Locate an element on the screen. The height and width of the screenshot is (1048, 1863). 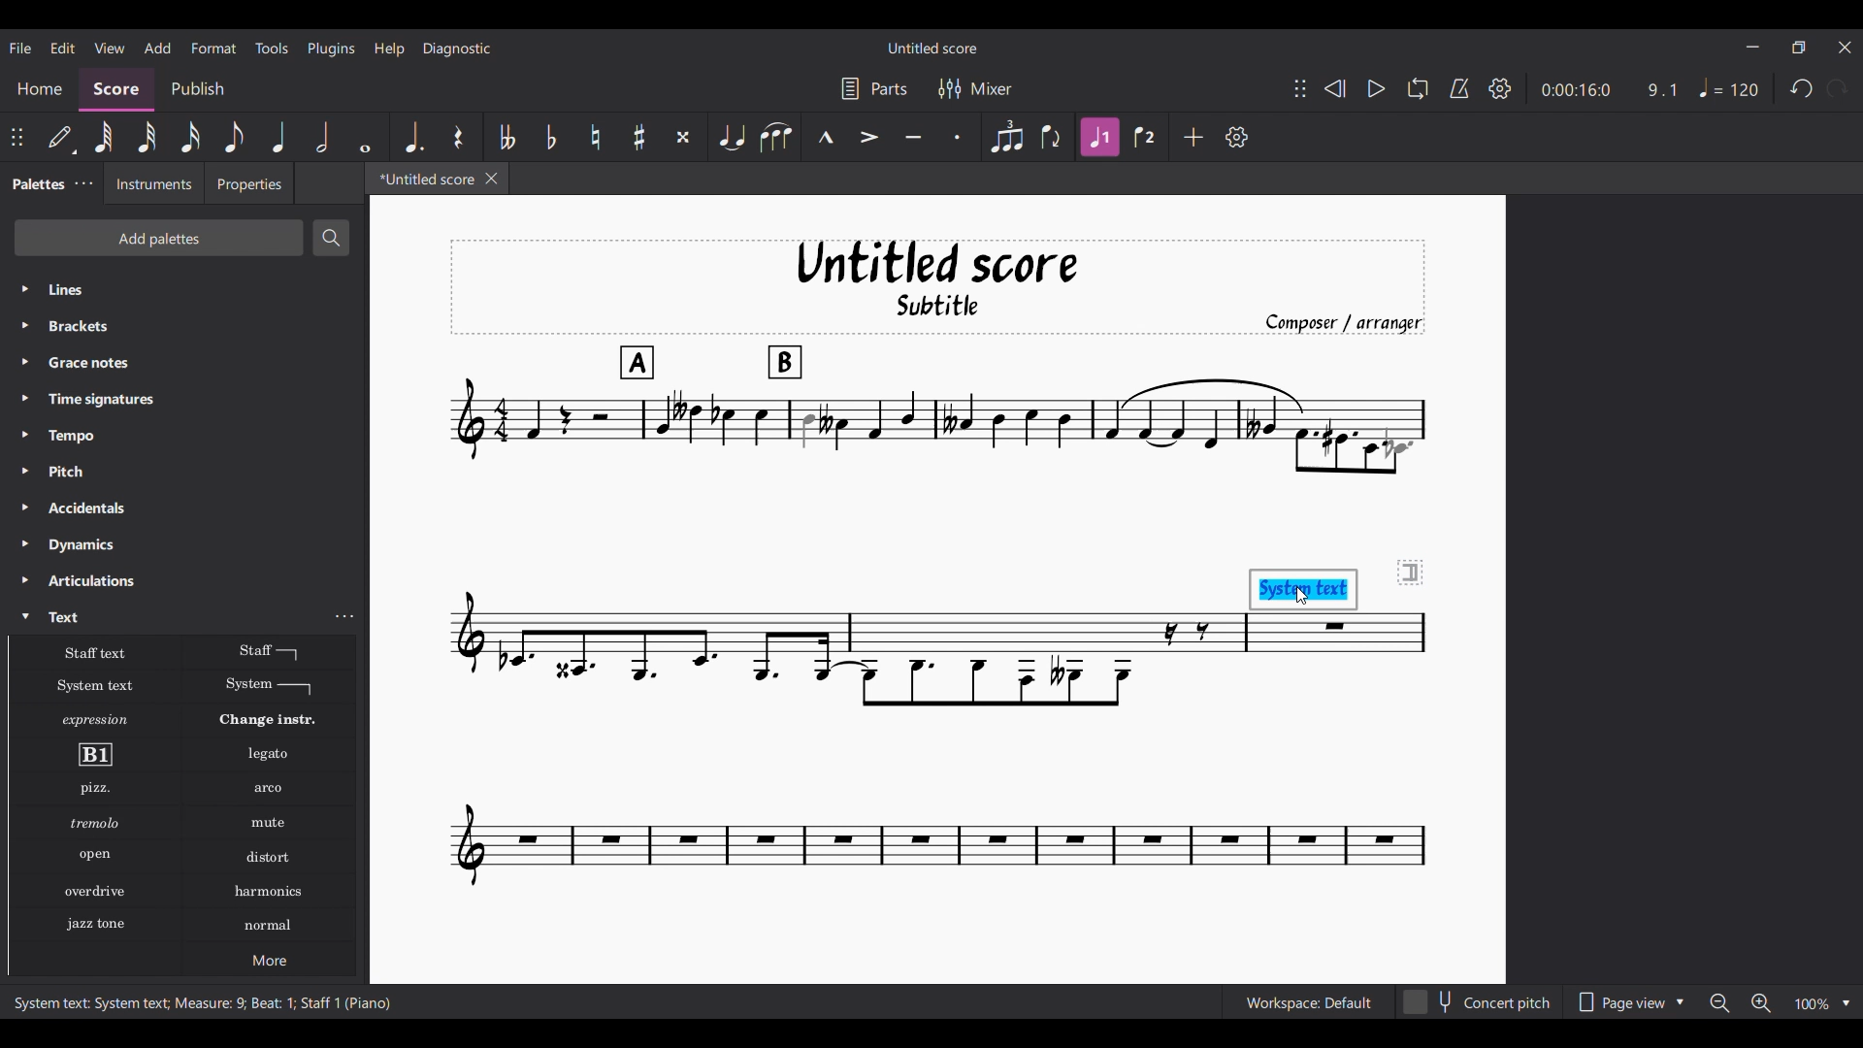
Toggle double flat is located at coordinates (505, 137).